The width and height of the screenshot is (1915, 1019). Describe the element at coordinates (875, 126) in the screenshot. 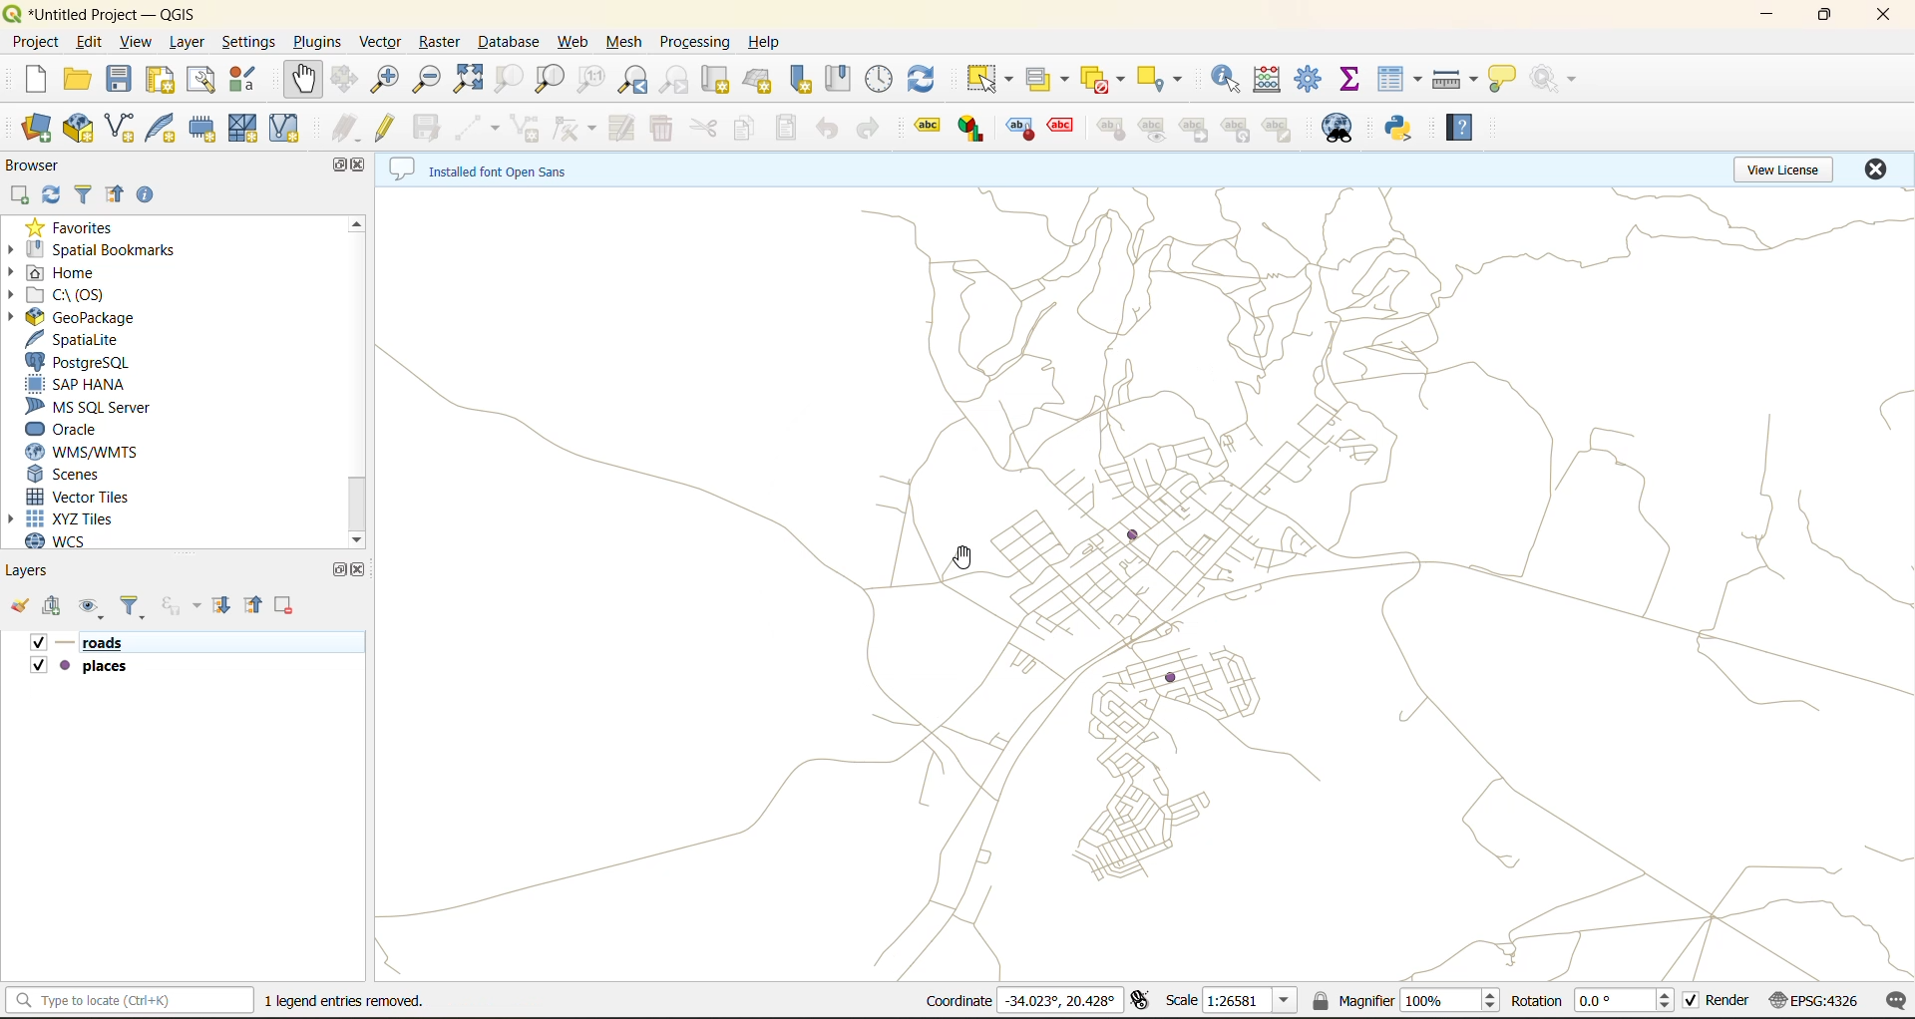

I see `redo` at that location.